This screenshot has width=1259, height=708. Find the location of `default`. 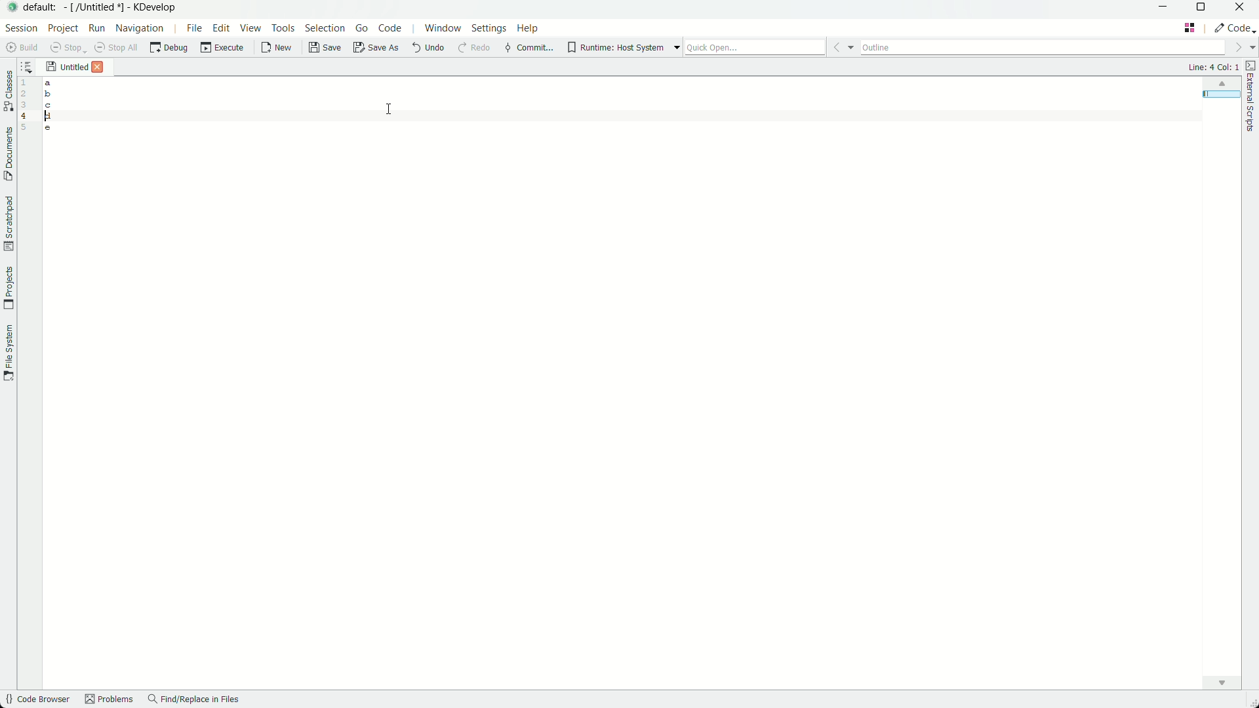

default is located at coordinates (43, 8).